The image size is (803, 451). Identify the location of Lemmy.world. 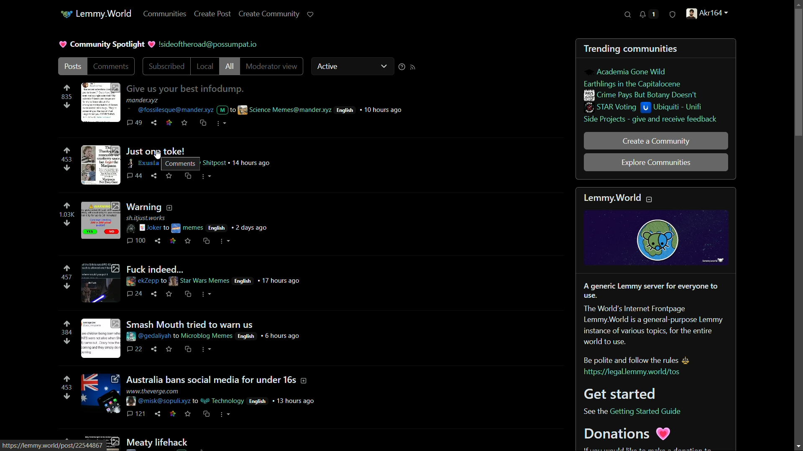
(613, 198).